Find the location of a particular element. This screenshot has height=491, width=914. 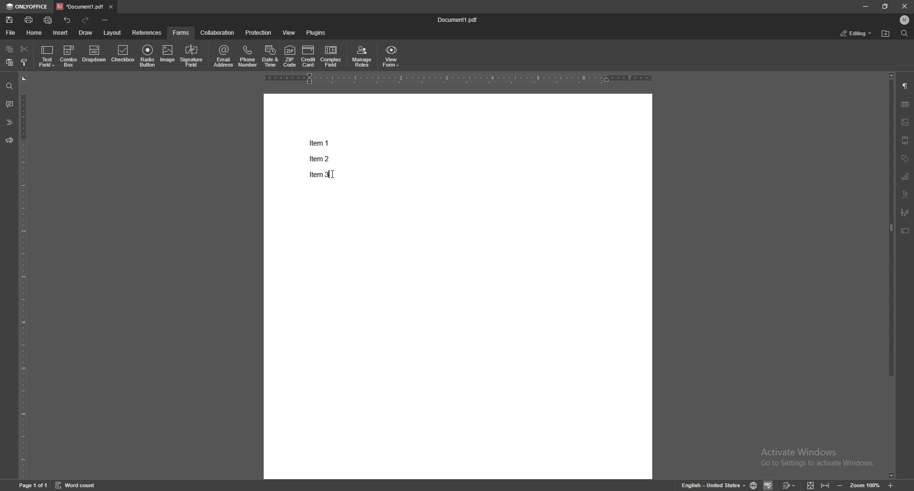

onlyoffice is located at coordinates (28, 6).